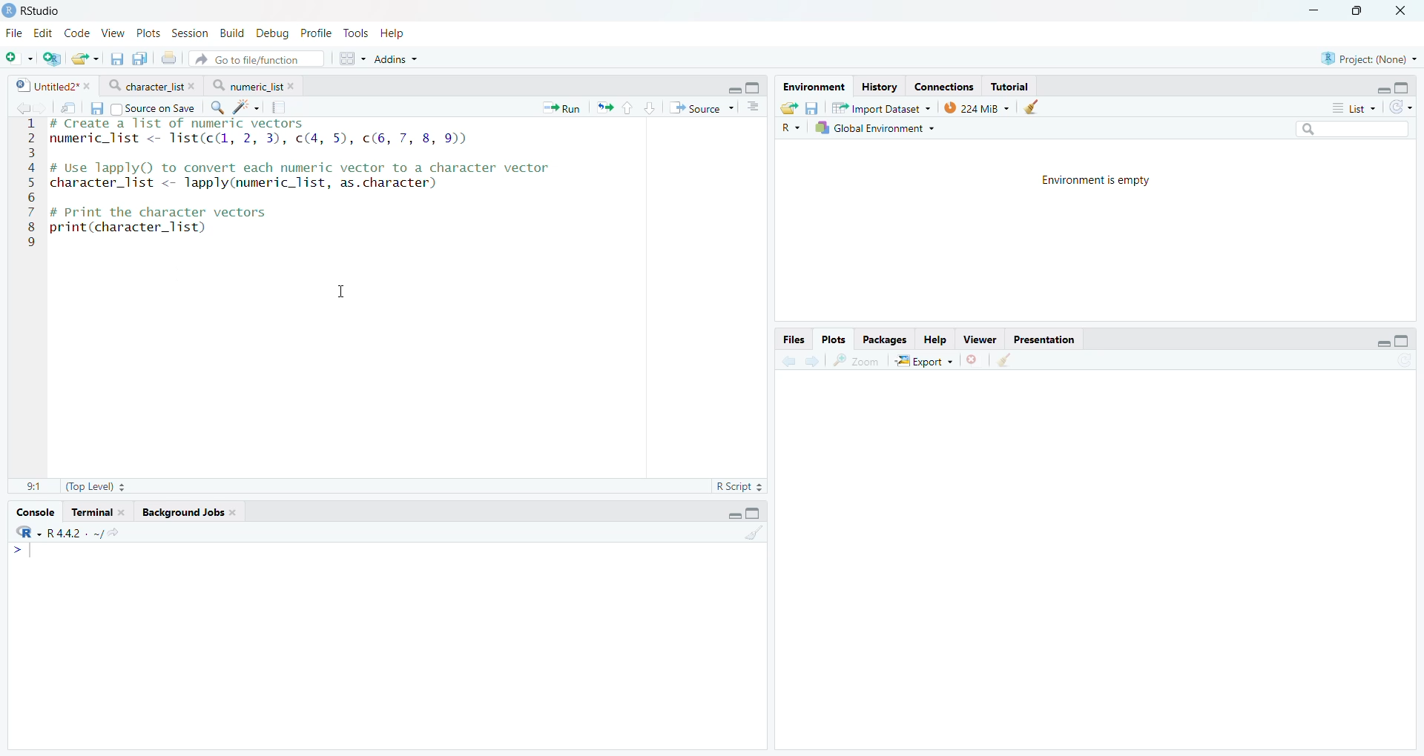 This screenshot has height=756, width=1424. I want to click on Export, so click(925, 361).